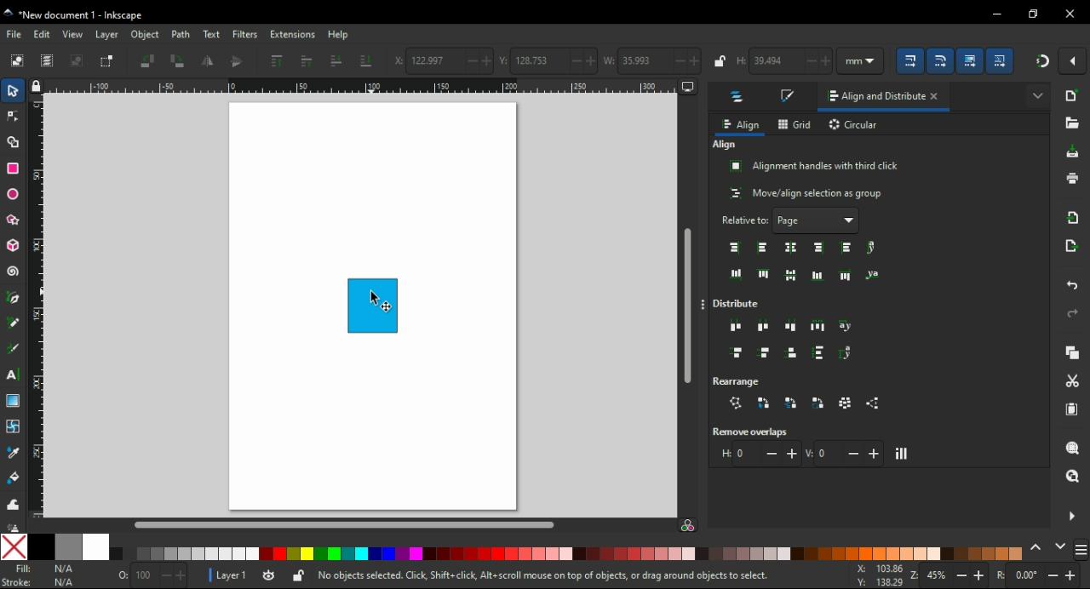  I want to click on scroll bar, so click(688, 306).